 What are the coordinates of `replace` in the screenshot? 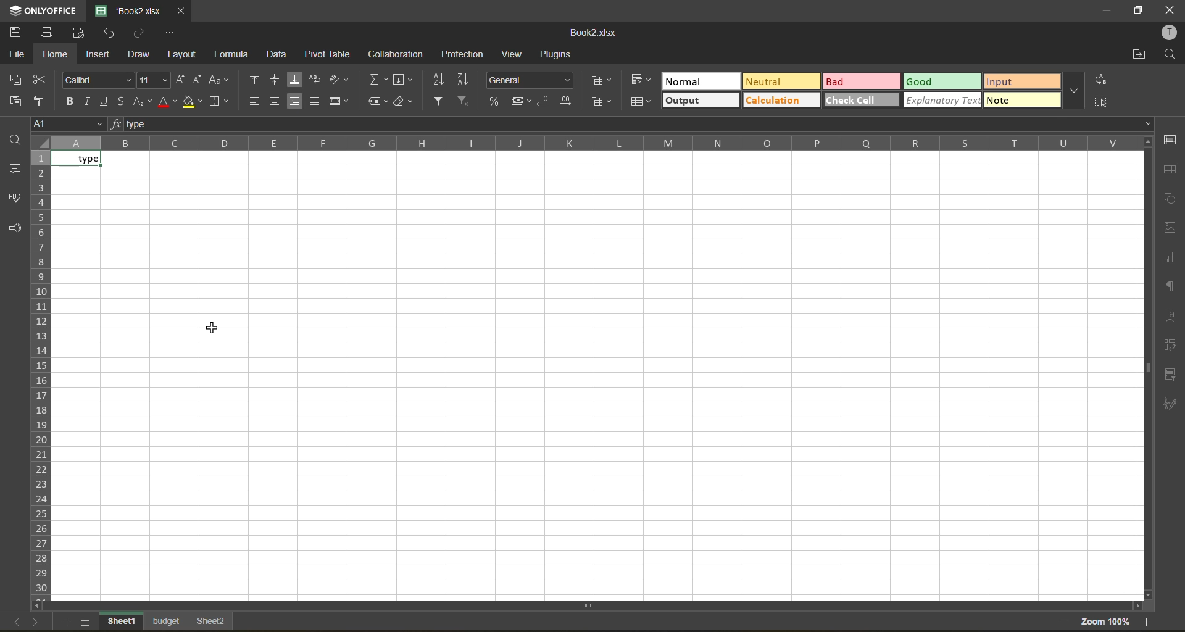 It's located at (1100, 80).